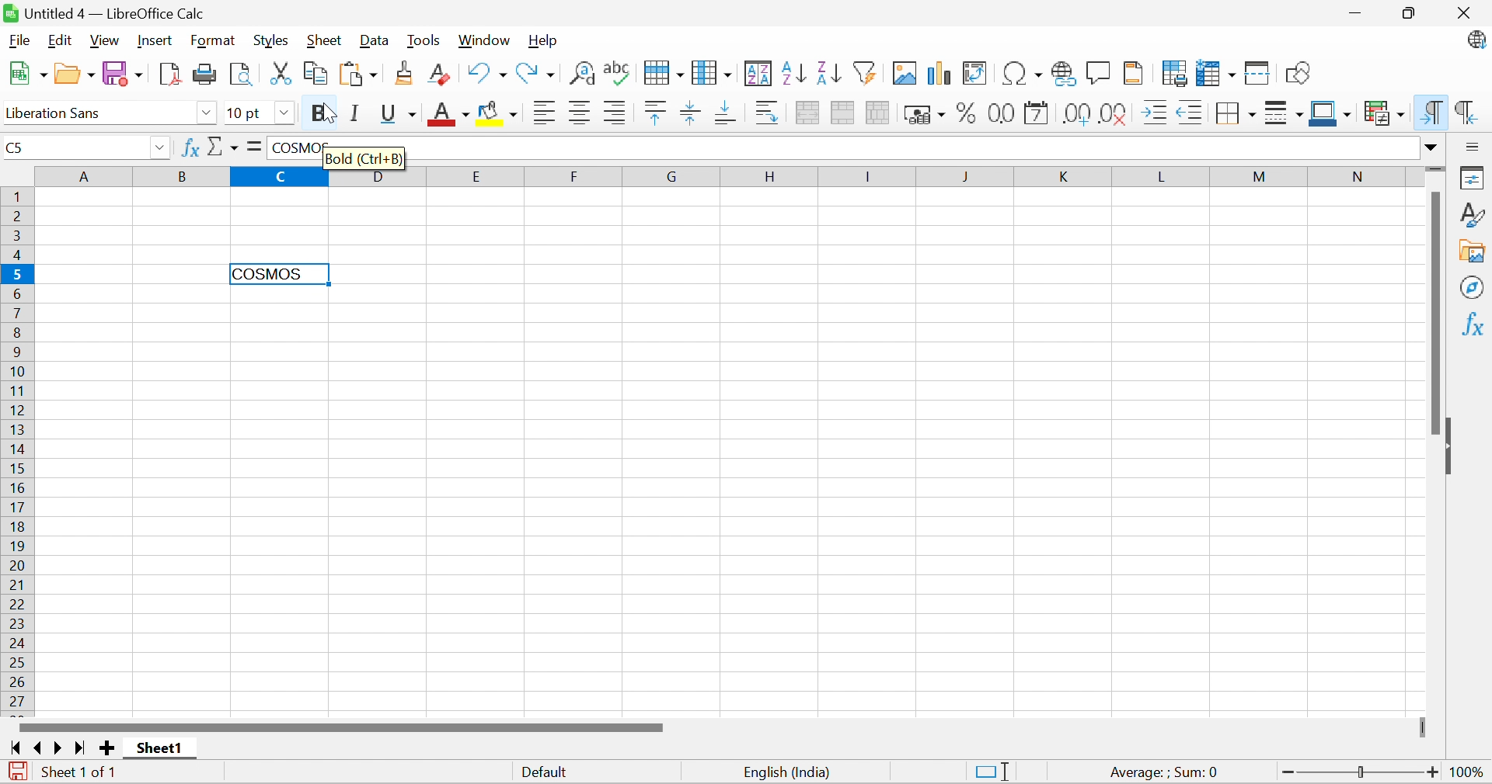 The width and height of the screenshot is (1492, 784). I want to click on COSMOS, so click(281, 274).